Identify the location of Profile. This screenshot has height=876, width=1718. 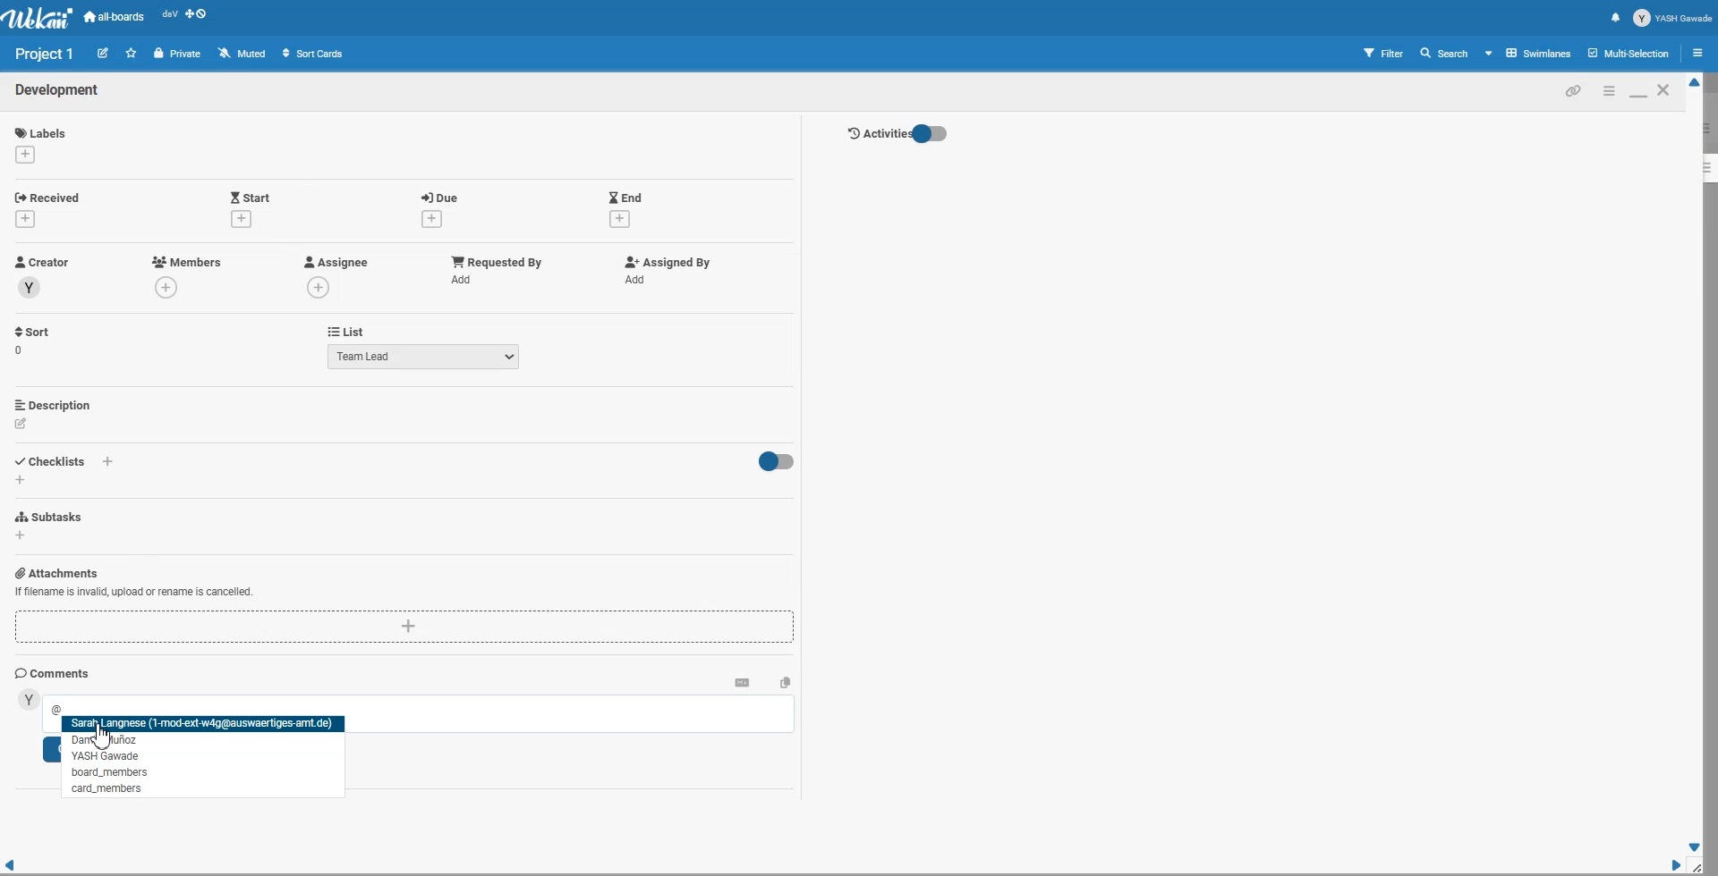
(1673, 18).